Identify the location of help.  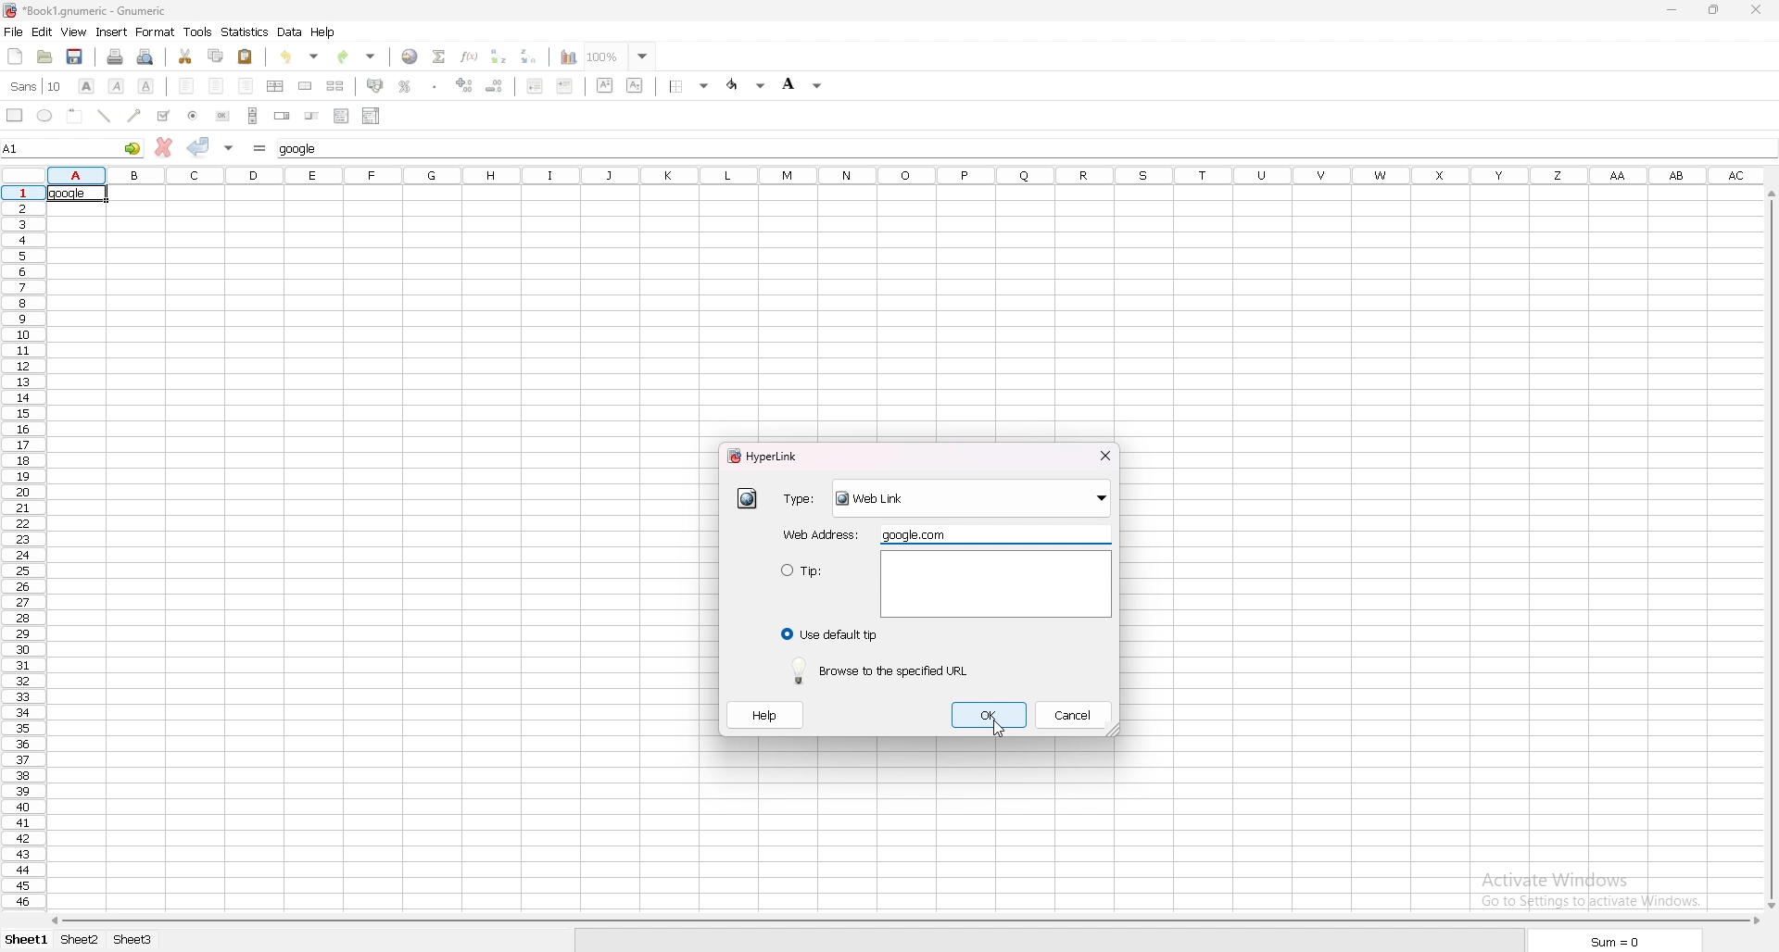
(763, 714).